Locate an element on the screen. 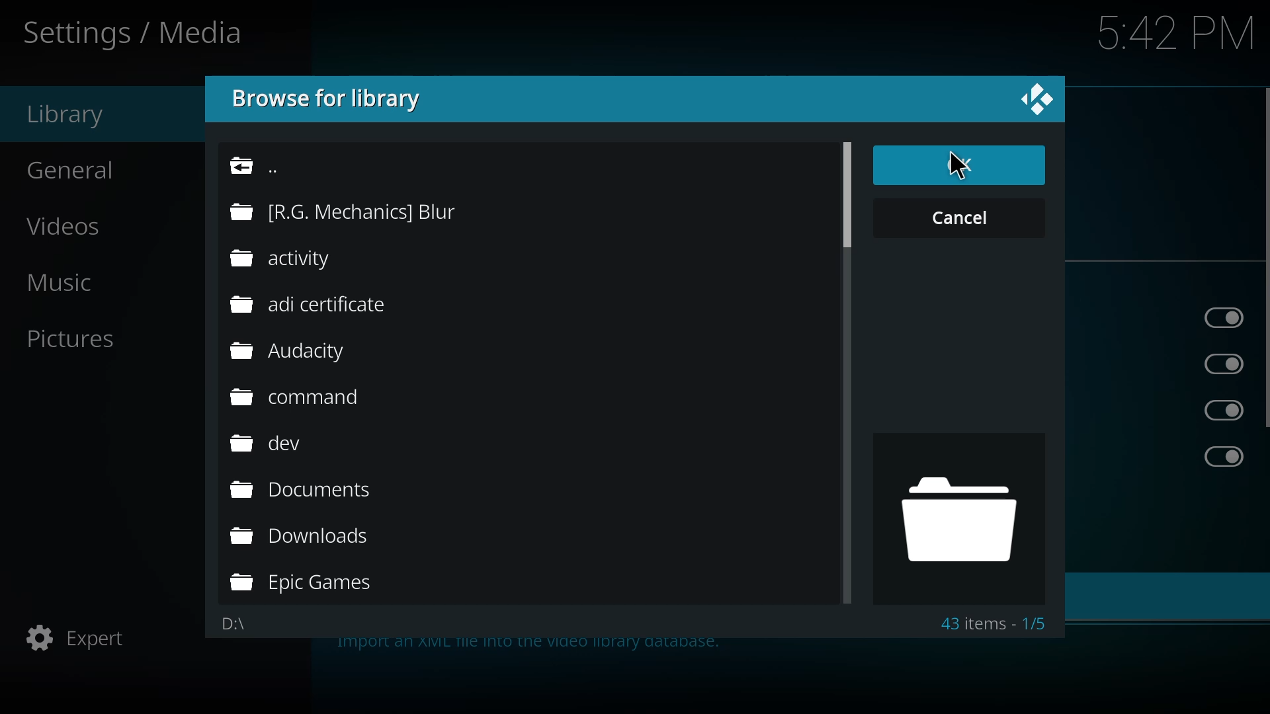 The image size is (1270, 714). folder is located at coordinates (310, 305).